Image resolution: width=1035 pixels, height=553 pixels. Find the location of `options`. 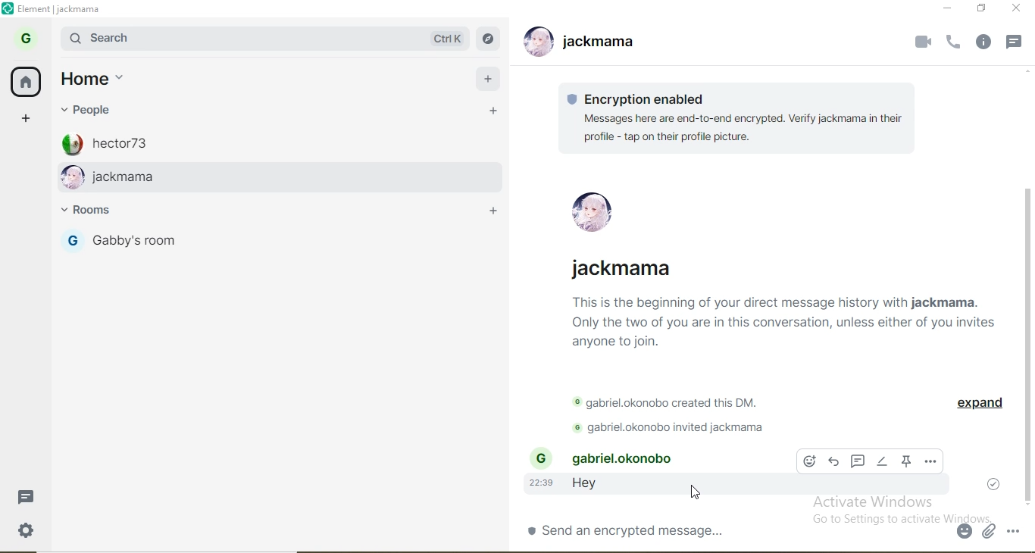

options is located at coordinates (931, 461).